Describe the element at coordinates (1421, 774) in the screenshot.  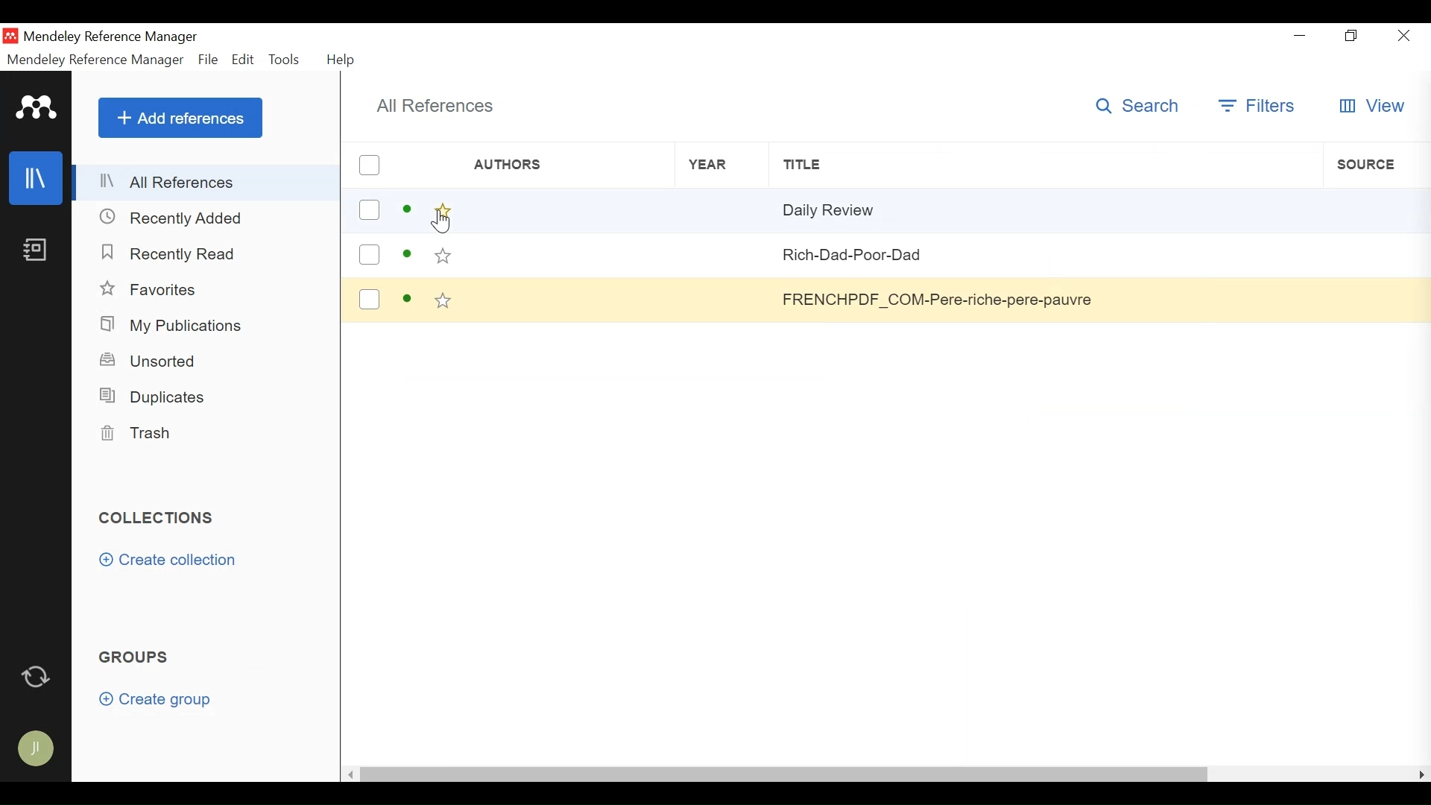
I see `Scroll Right` at that location.